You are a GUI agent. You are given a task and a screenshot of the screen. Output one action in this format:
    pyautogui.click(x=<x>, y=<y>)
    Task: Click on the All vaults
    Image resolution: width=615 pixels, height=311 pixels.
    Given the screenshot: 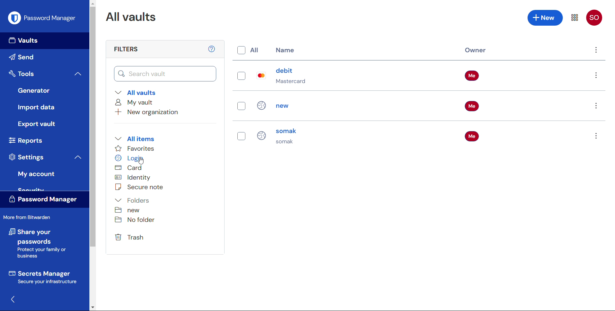 What is the action you would take?
    pyautogui.click(x=132, y=17)
    